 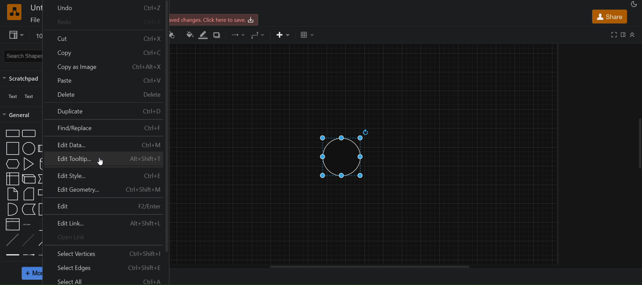 What do you see at coordinates (105, 80) in the screenshot?
I see `paste` at bounding box center [105, 80].